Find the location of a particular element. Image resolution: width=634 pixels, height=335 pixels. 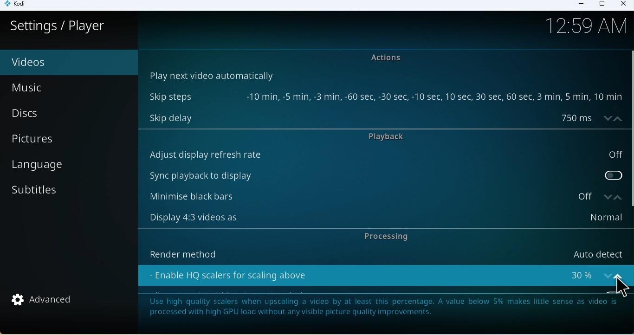

Close is located at coordinates (622, 5).